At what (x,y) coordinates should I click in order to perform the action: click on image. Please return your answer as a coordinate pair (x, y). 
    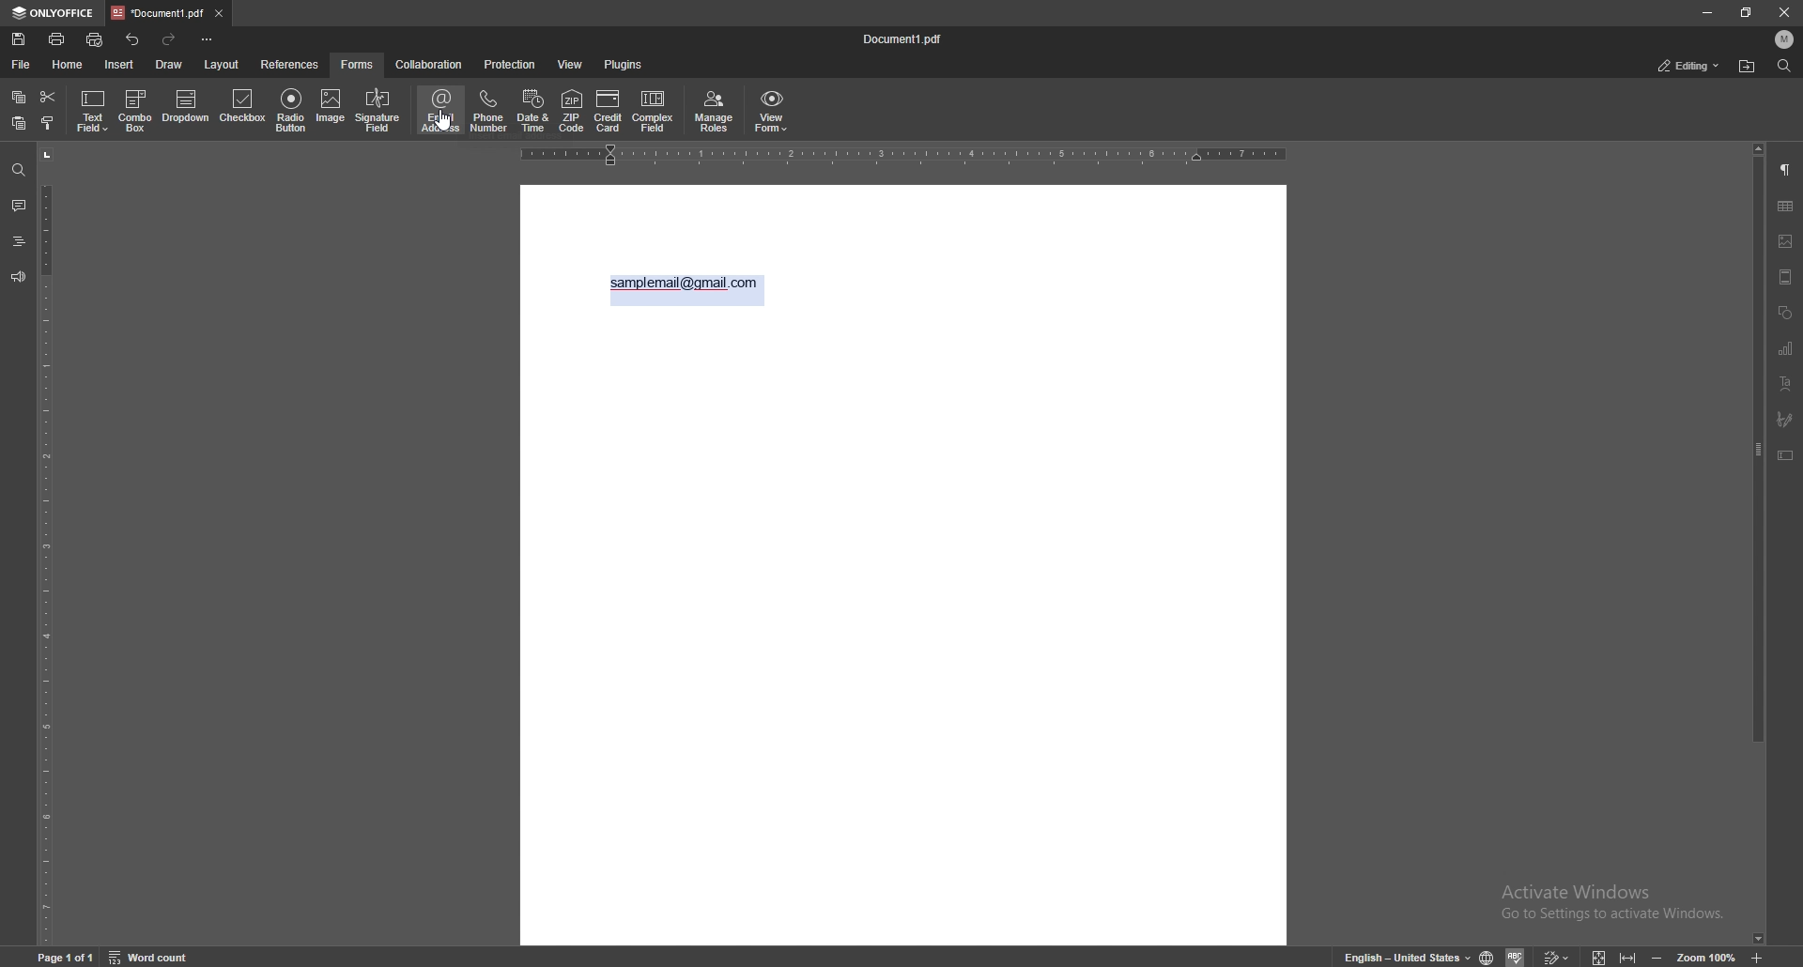
    Looking at the image, I should click on (331, 109).